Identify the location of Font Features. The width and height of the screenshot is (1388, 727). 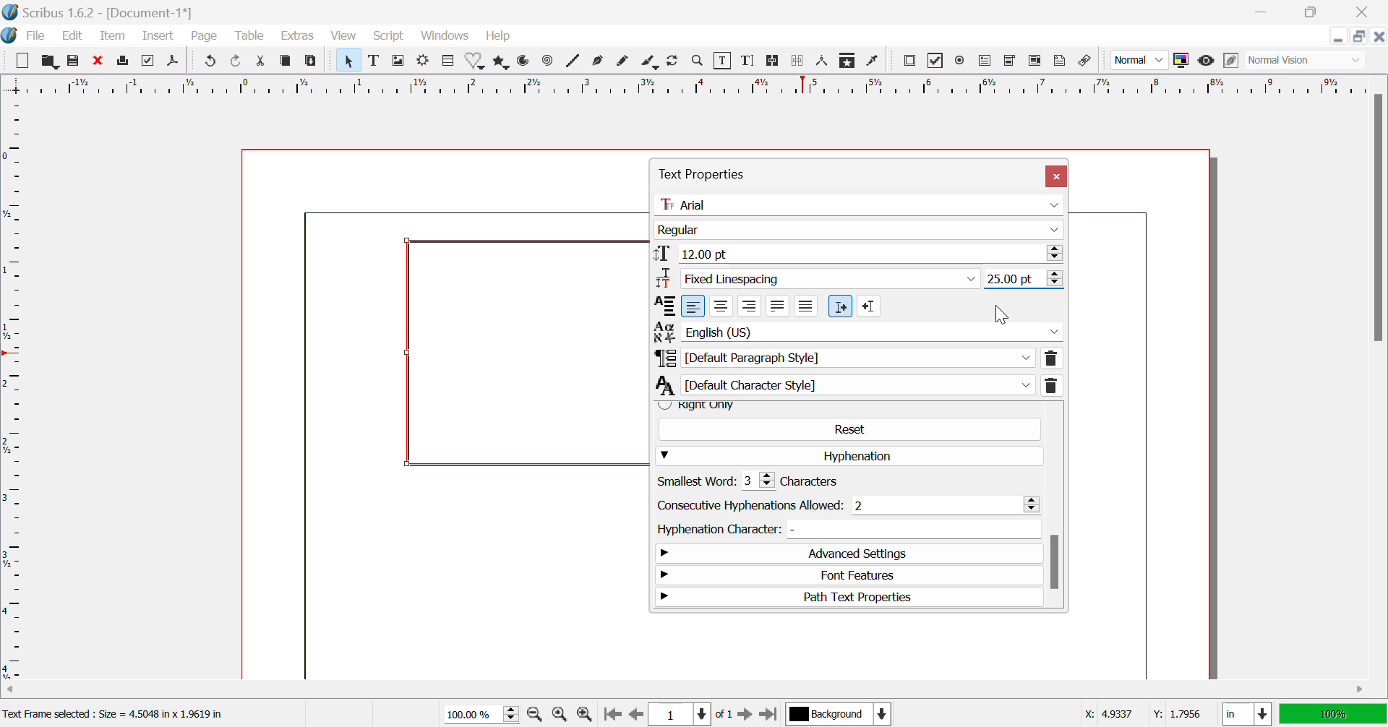
(849, 577).